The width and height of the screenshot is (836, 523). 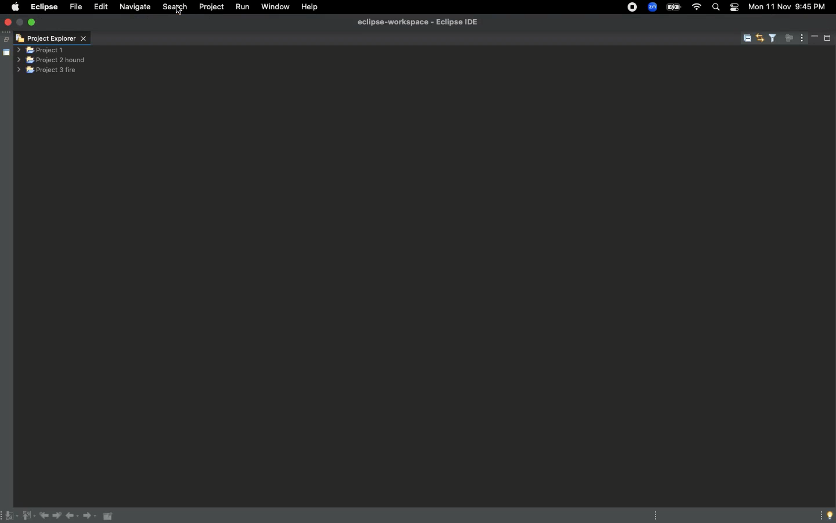 What do you see at coordinates (673, 7) in the screenshot?
I see `Charge` at bounding box center [673, 7].